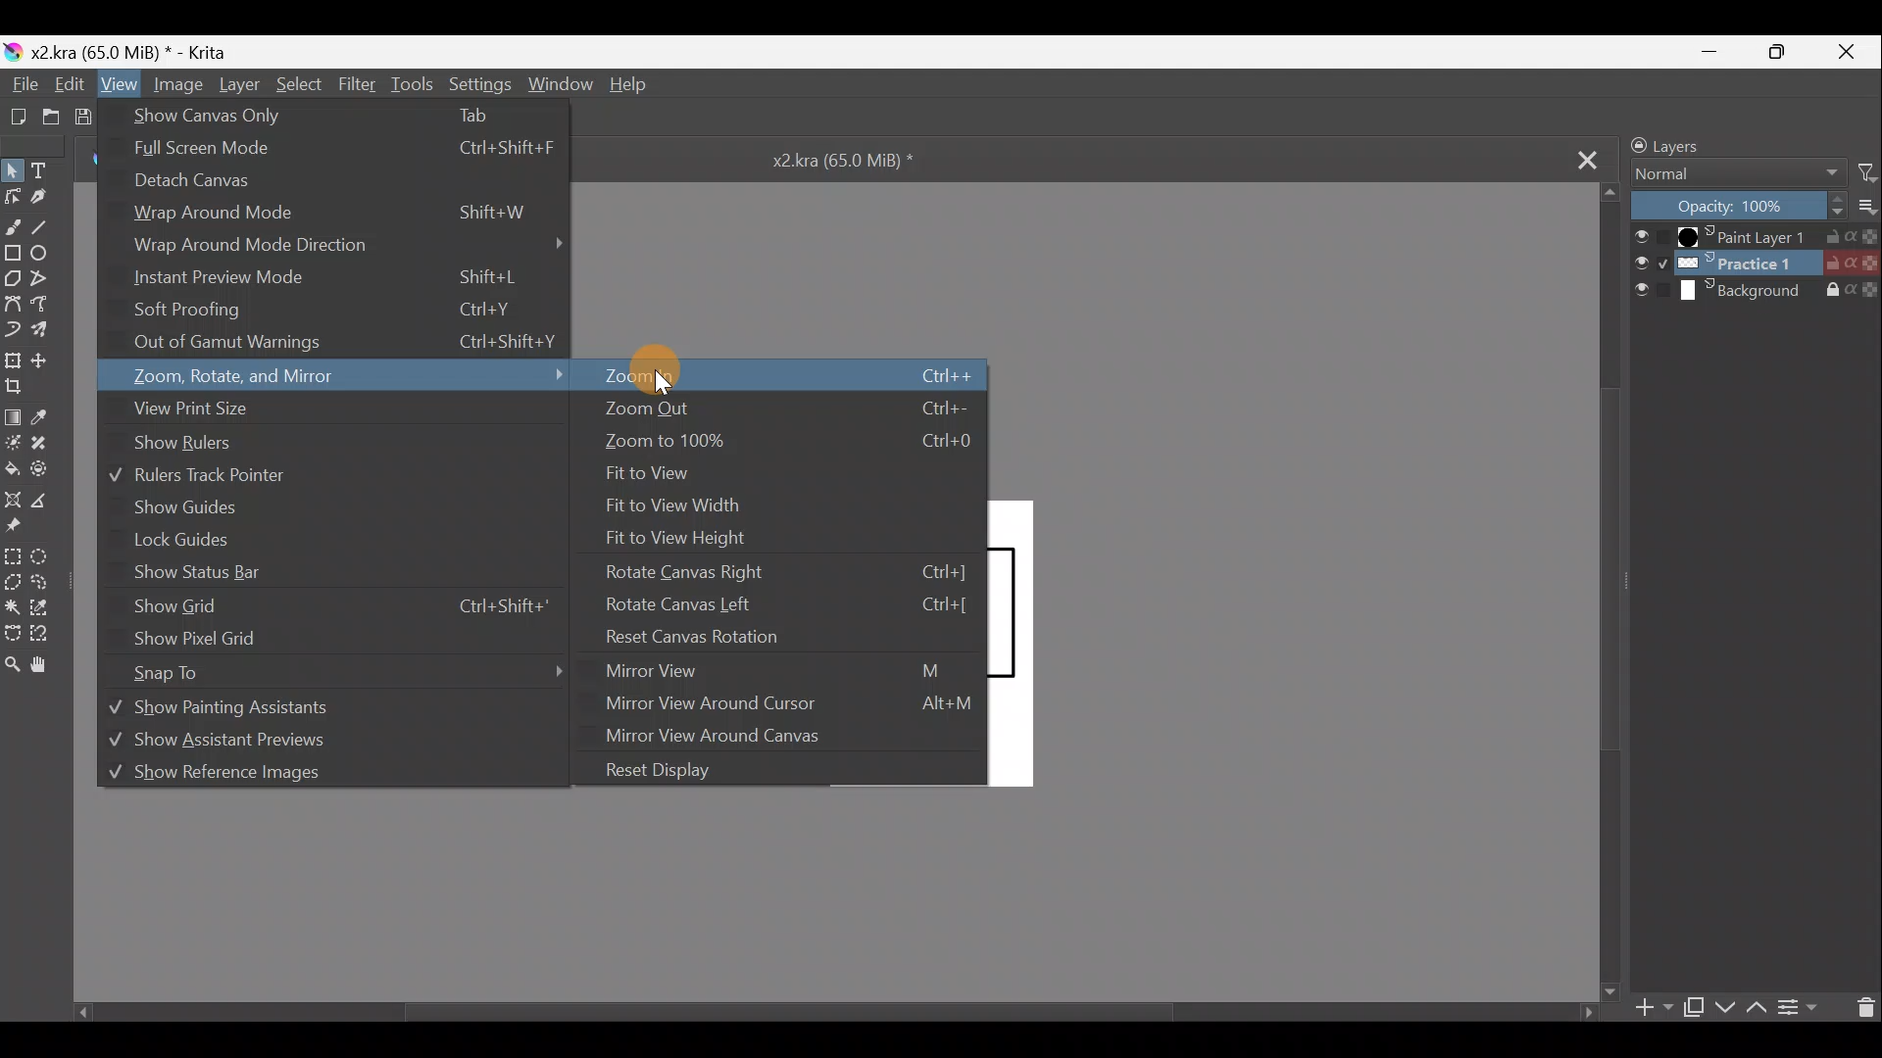  I want to click on Rotate canvas left  Ctrl+[, so click(794, 605).